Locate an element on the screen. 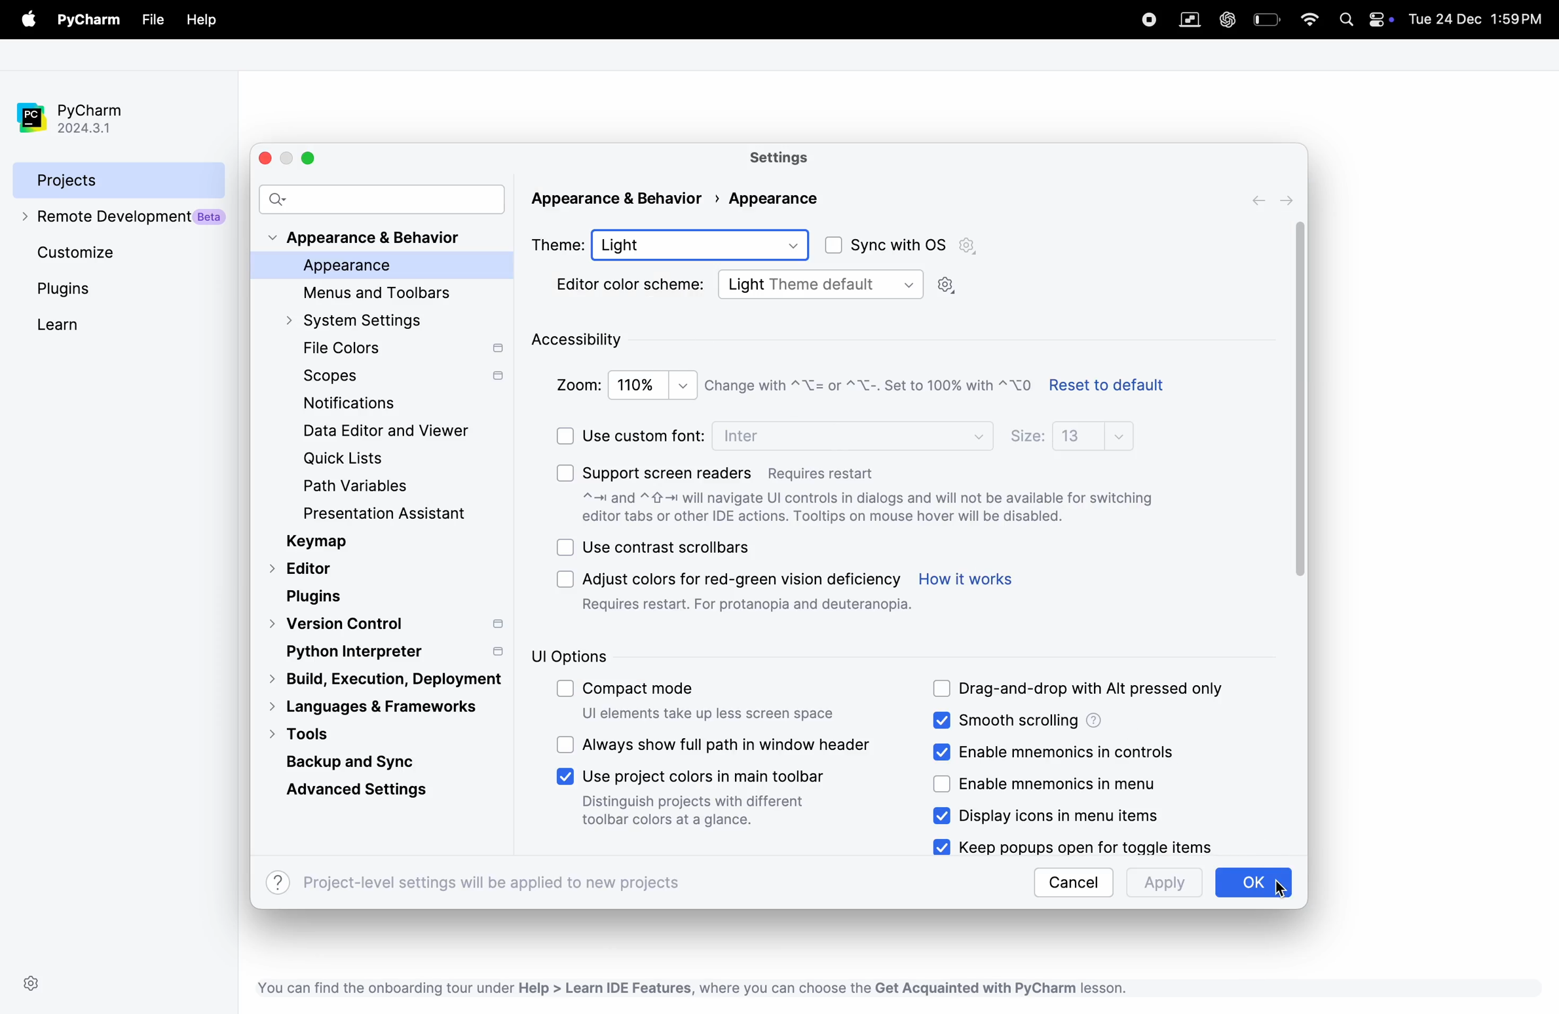 The width and height of the screenshot is (1559, 1014). file colors is located at coordinates (398, 349).